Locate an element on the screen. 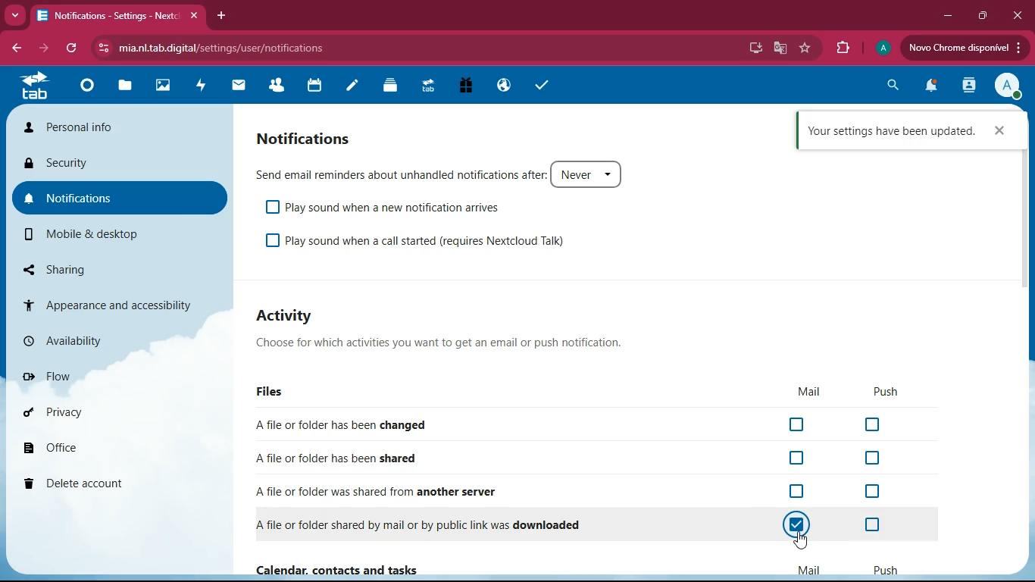 The image size is (1035, 582). tab is located at coordinates (33, 88).